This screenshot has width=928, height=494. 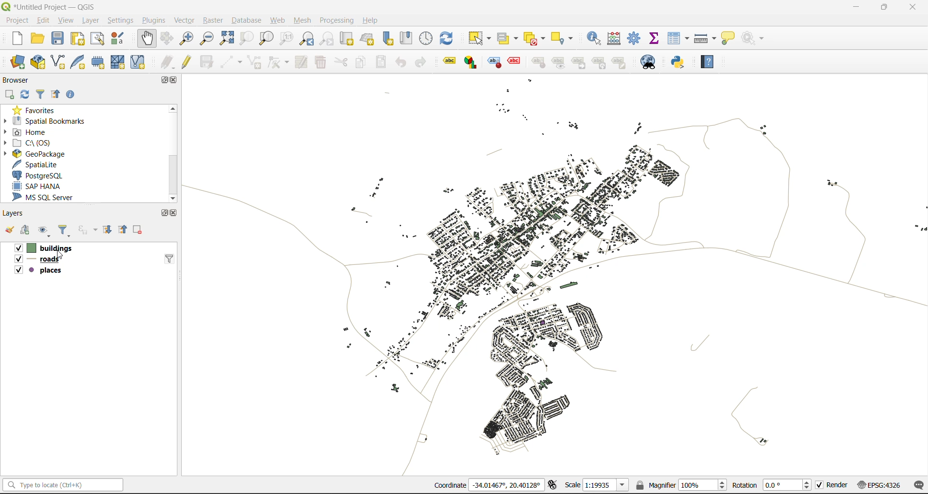 What do you see at coordinates (147, 40) in the screenshot?
I see `pan map` at bounding box center [147, 40].